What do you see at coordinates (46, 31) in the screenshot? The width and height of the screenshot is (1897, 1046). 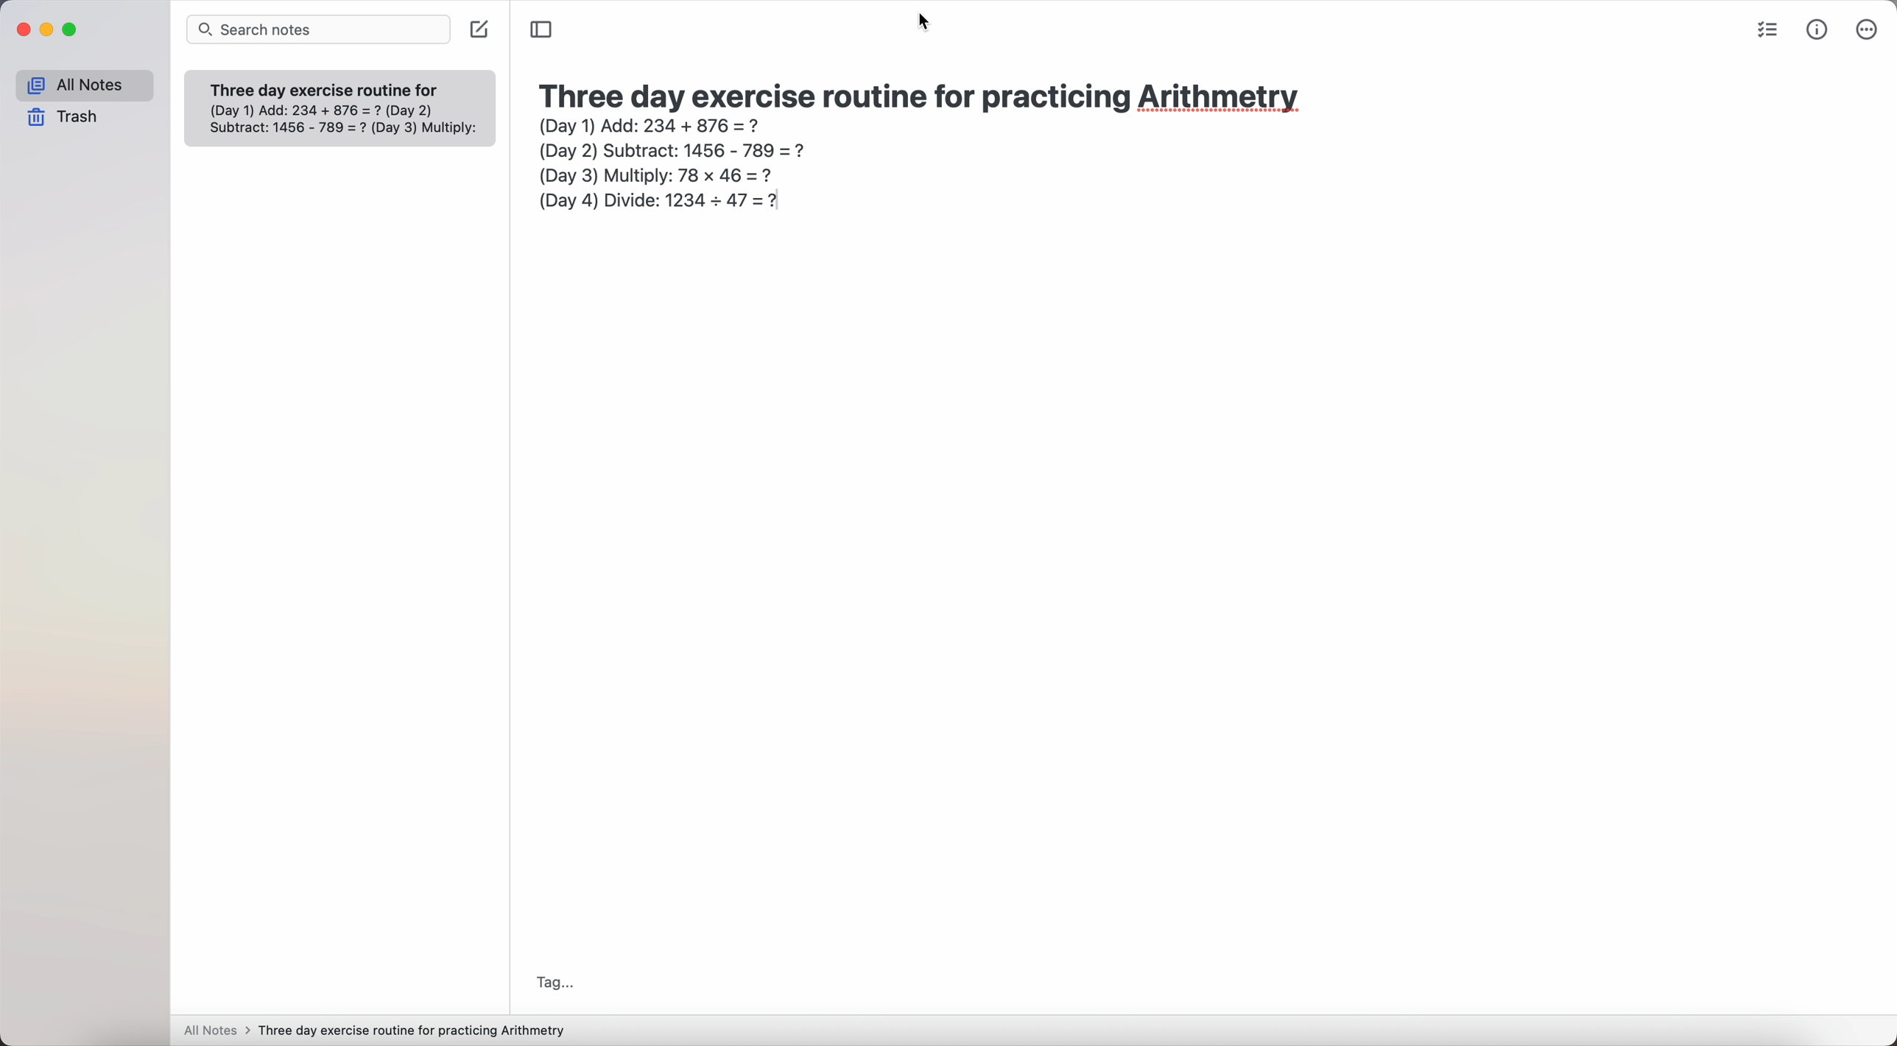 I see `minimize` at bounding box center [46, 31].